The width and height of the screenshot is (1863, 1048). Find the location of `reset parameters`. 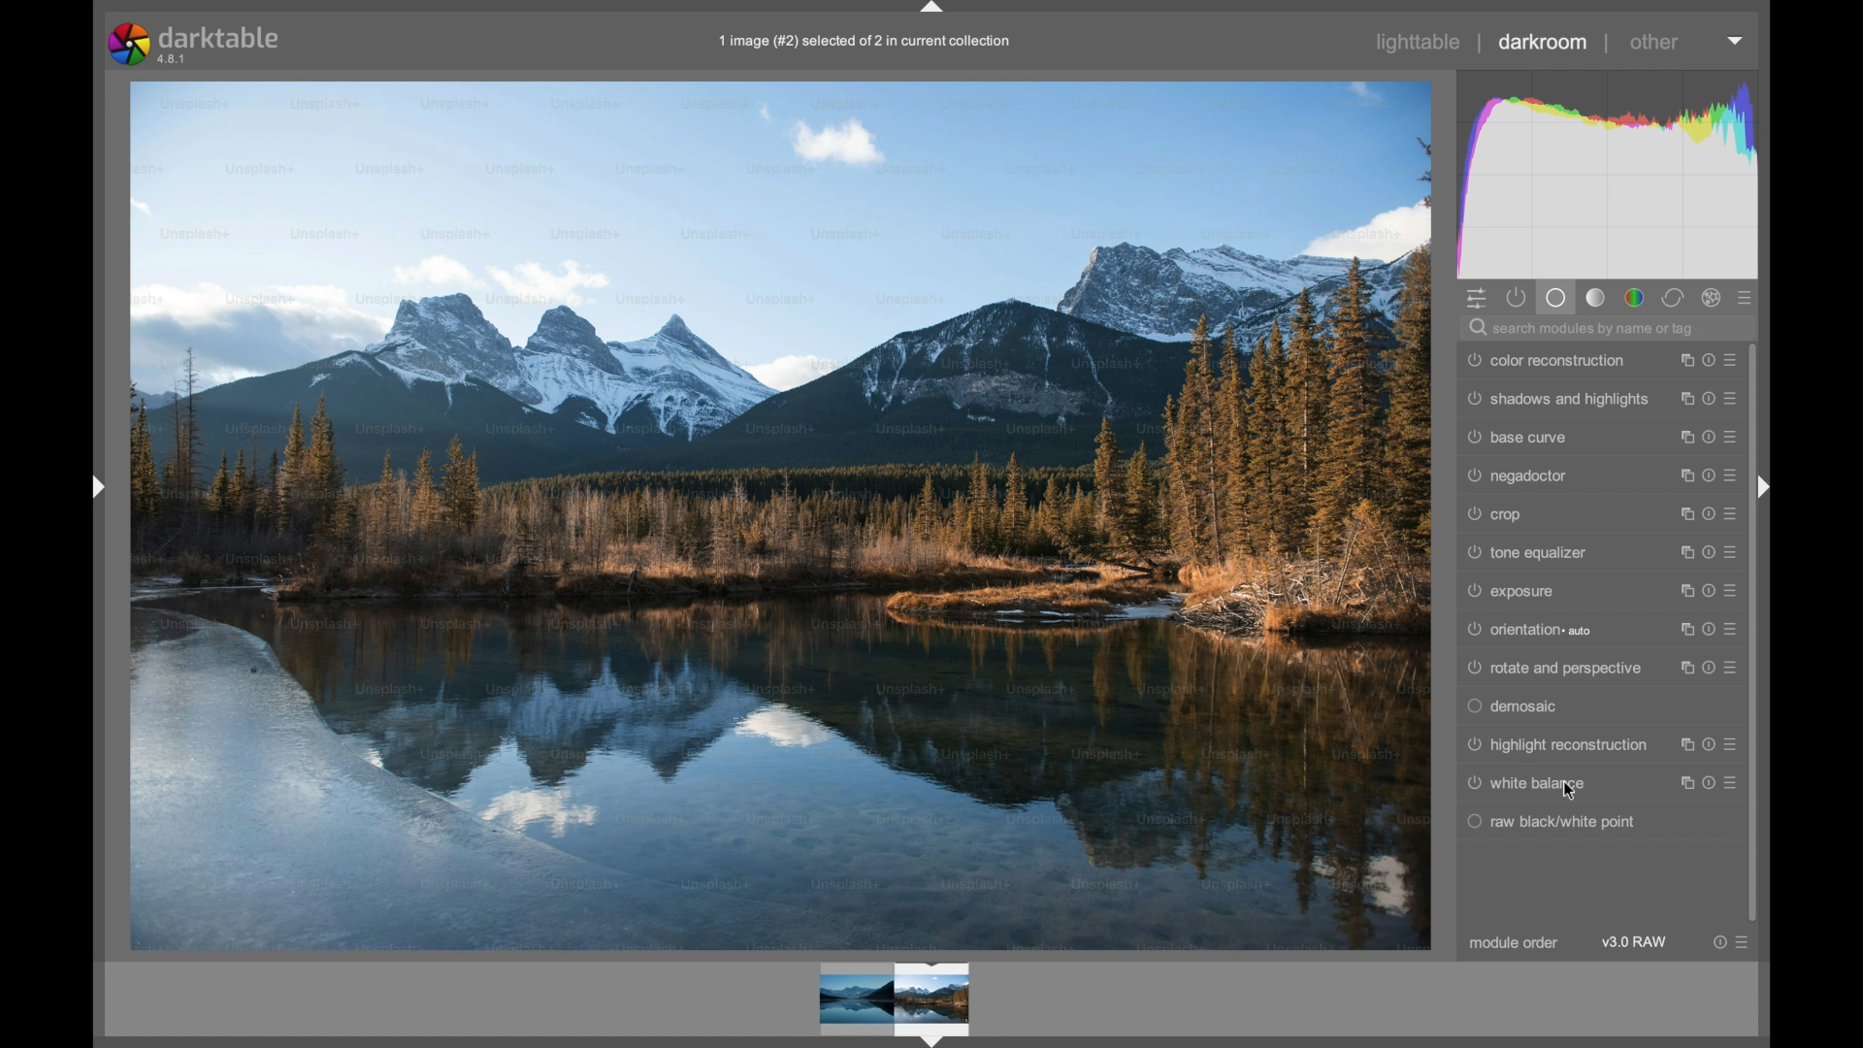

reset parameters is located at coordinates (1707, 437).